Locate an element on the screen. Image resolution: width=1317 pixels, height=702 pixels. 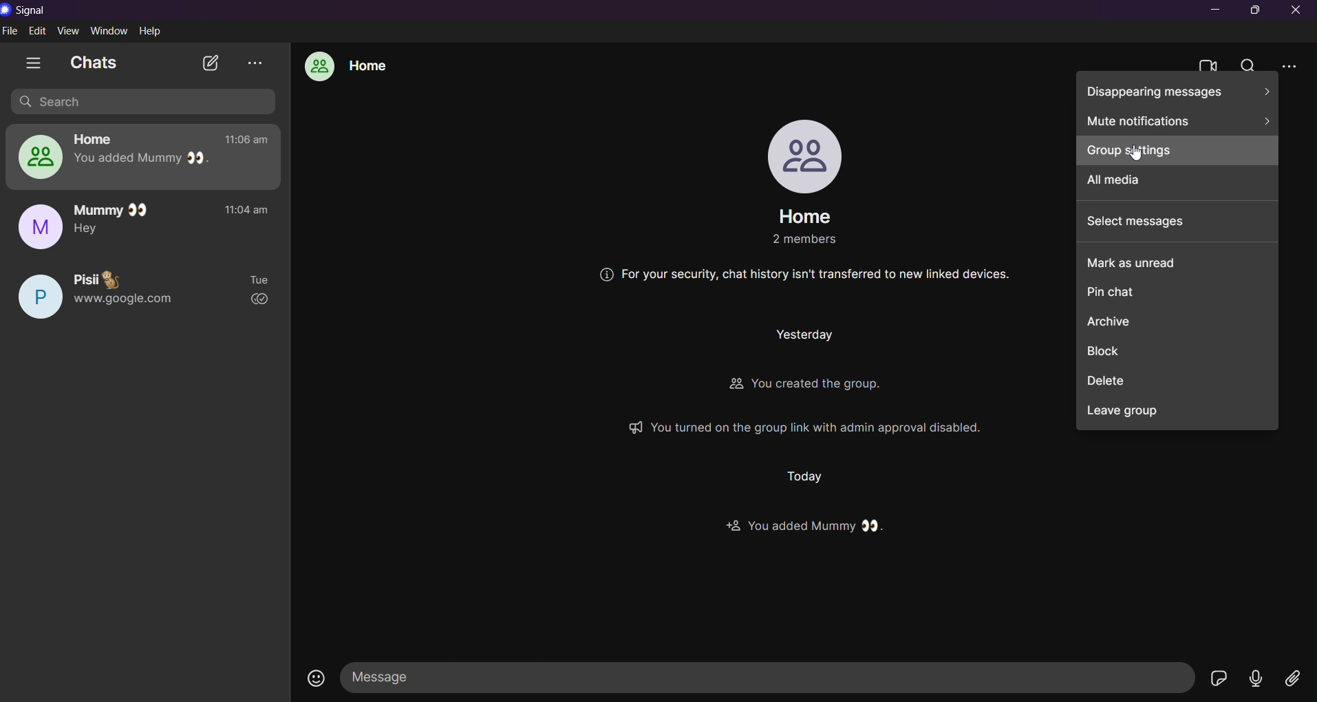
mute notifications is located at coordinates (1179, 119).